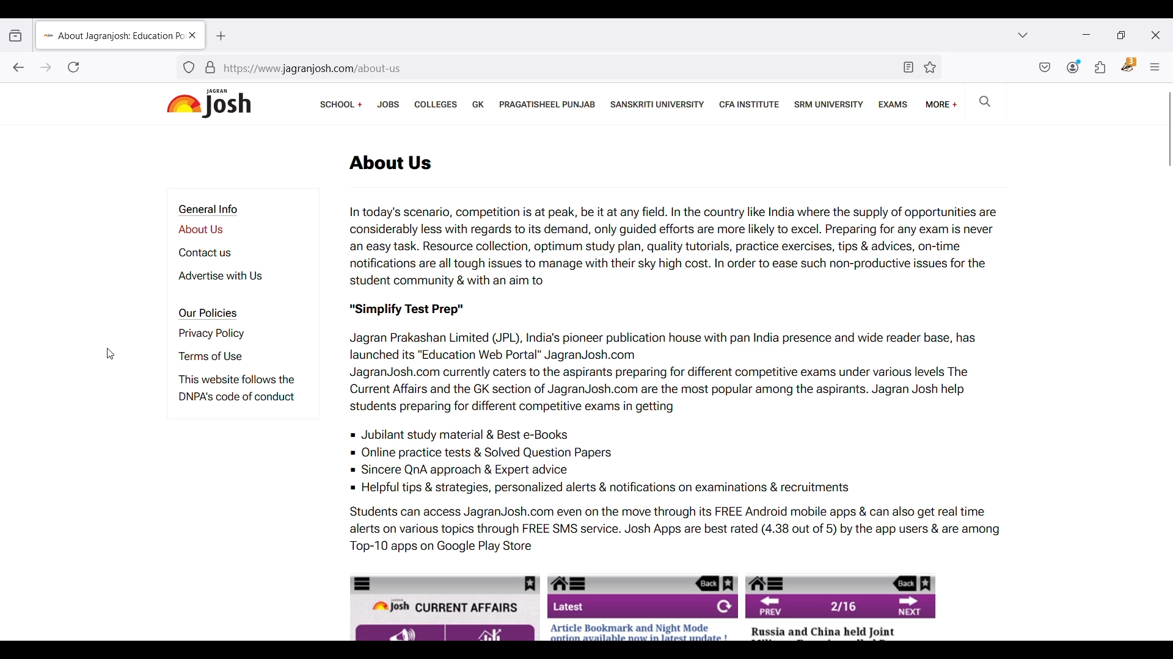  What do you see at coordinates (1155, 67) in the screenshot?
I see `Open application menu` at bounding box center [1155, 67].